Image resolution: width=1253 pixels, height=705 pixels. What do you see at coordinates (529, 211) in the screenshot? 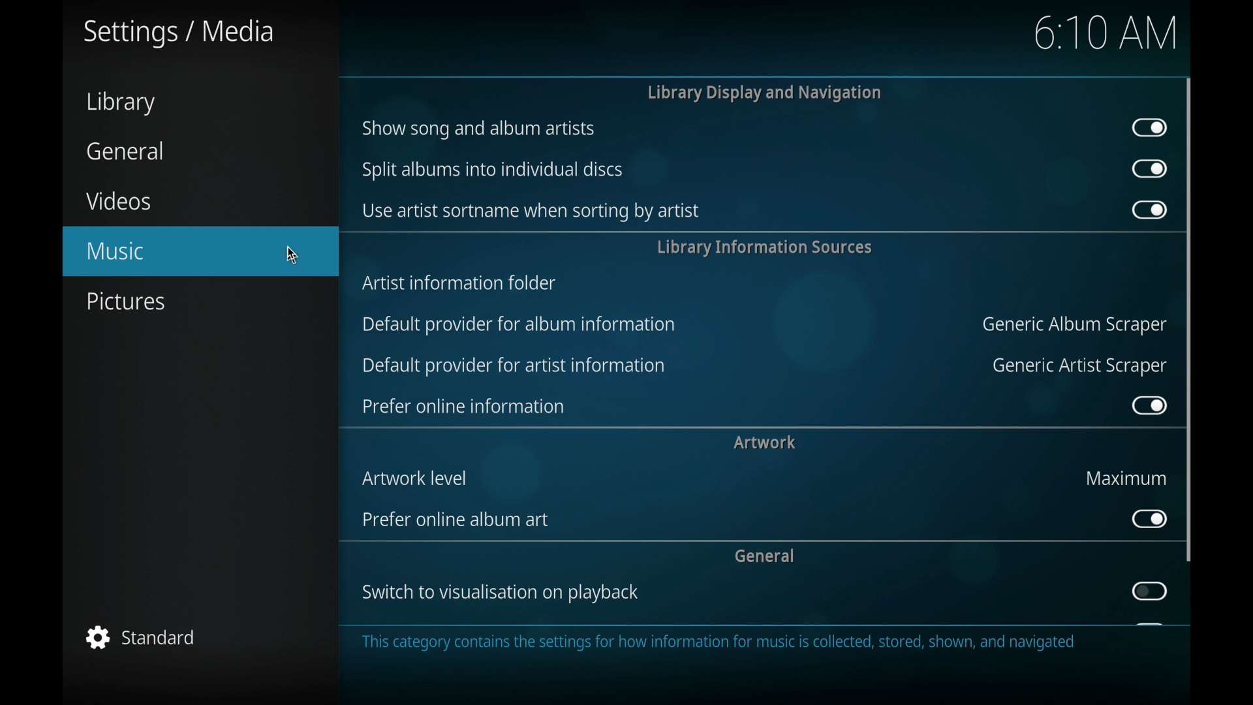
I see `use artist` at bounding box center [529, 211].